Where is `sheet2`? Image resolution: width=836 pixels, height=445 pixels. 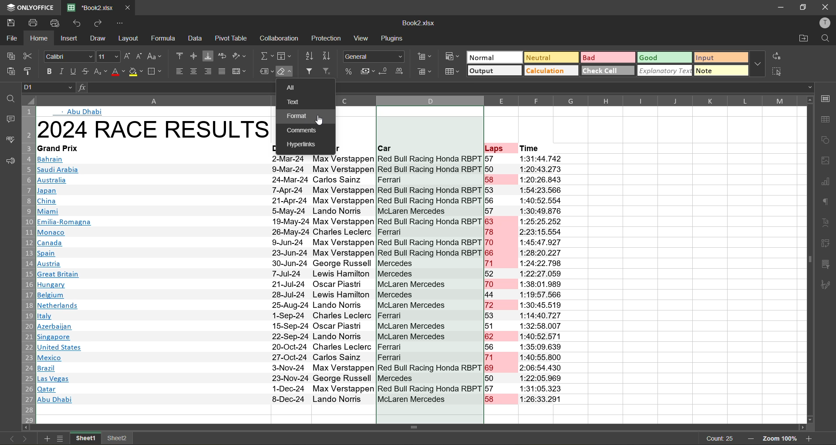
sheet2 is located at coordinates (118, 439).